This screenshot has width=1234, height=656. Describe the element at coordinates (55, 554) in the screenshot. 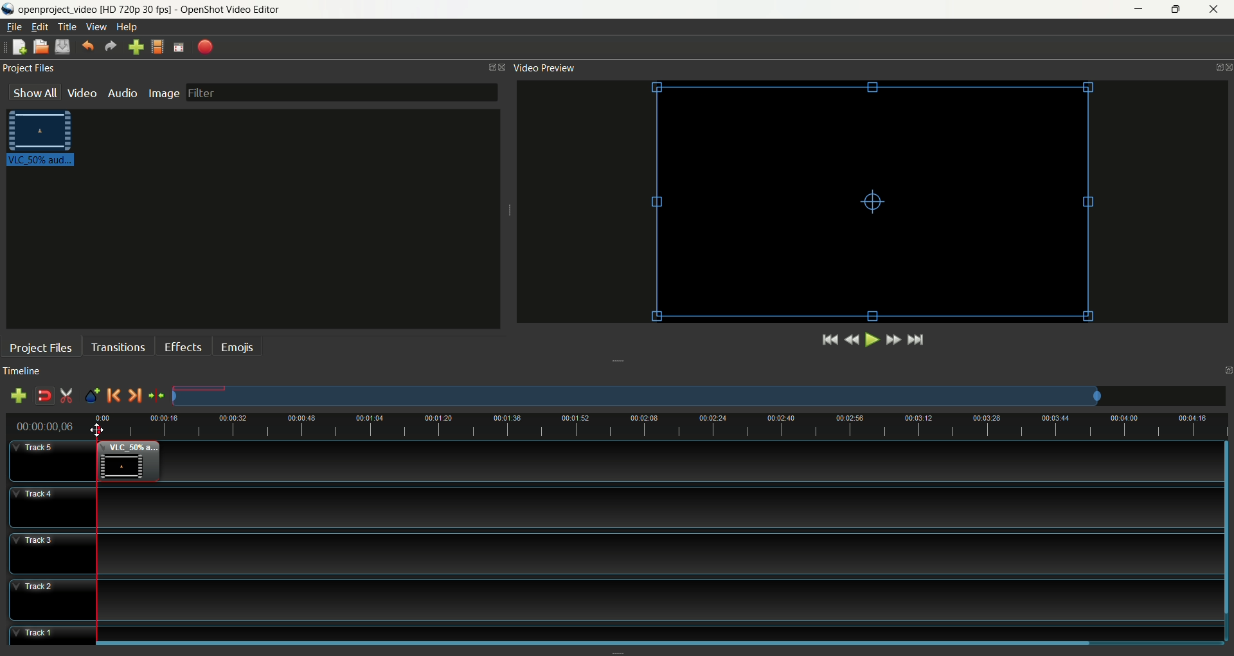

I see `track3` at that location.